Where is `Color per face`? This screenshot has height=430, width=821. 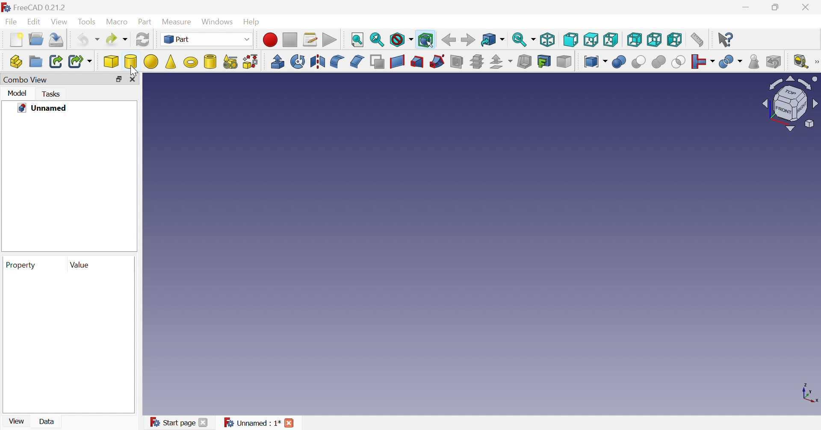
Color per face is located at coordinates (564, 62).